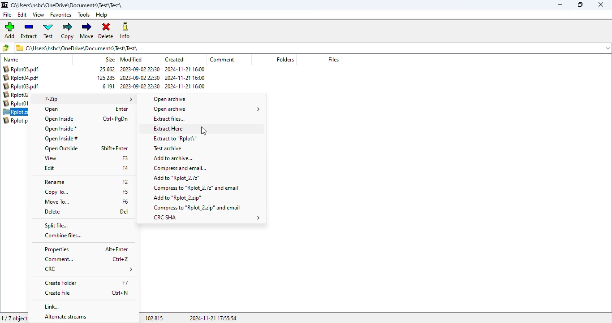 The image size is (612, 323). I want to click on close, so click(600, 4).